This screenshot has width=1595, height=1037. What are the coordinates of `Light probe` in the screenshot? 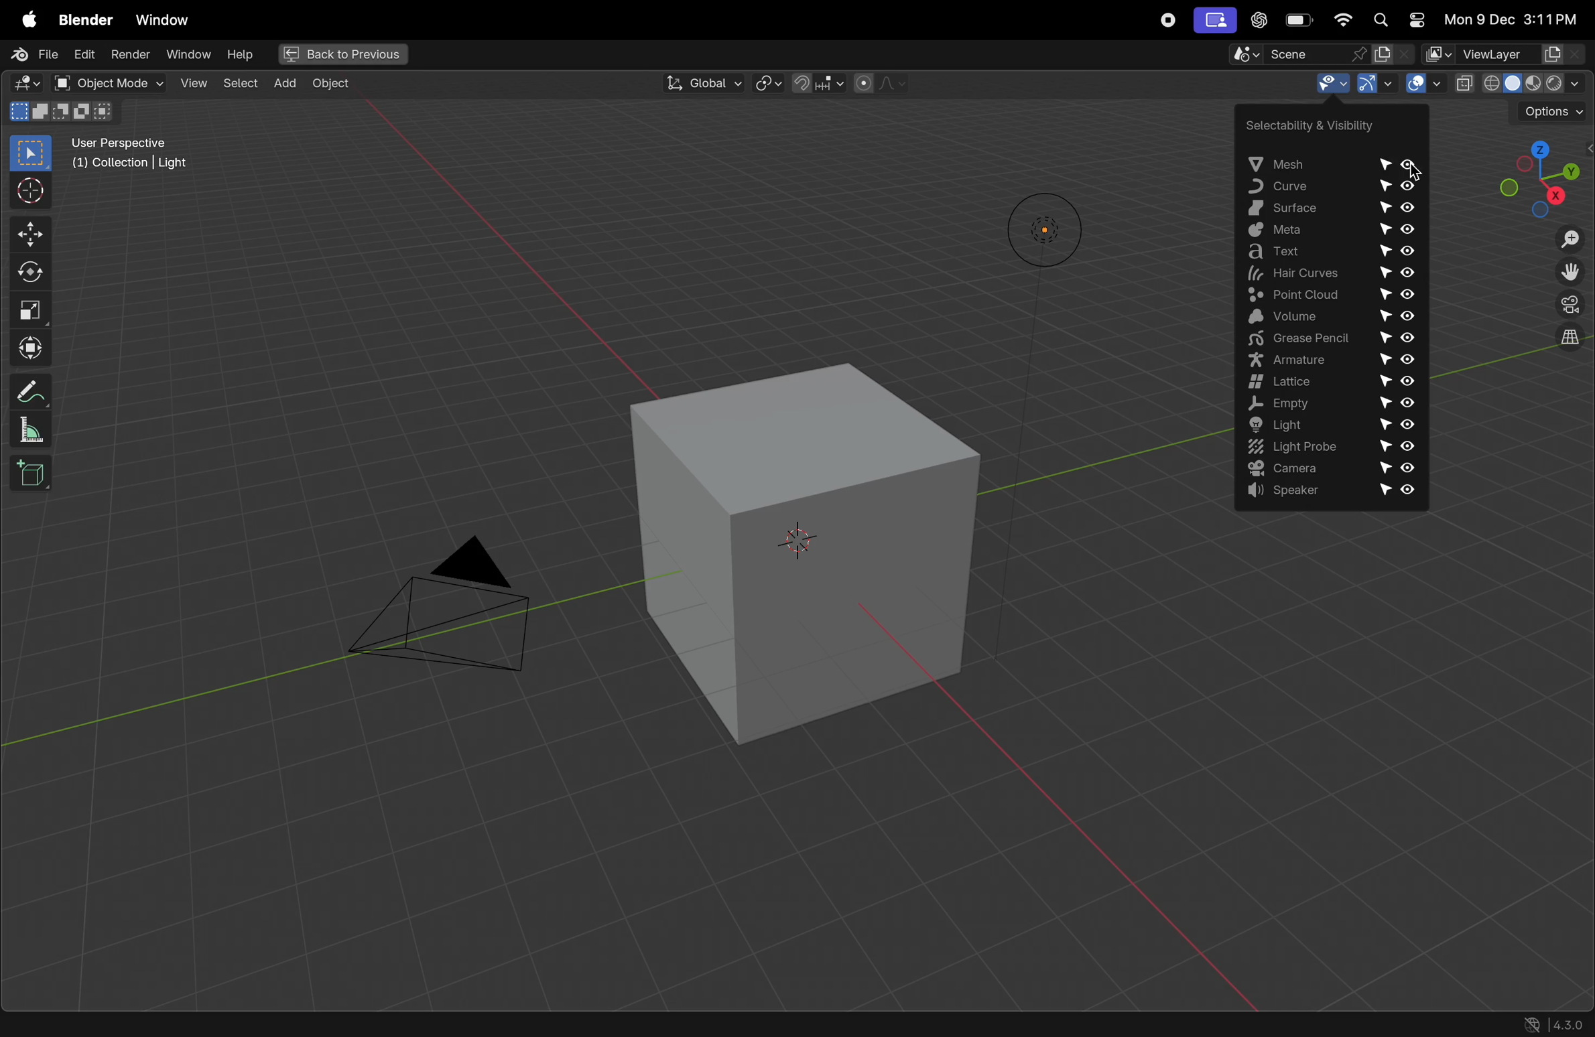 It's located at (1326, 448).